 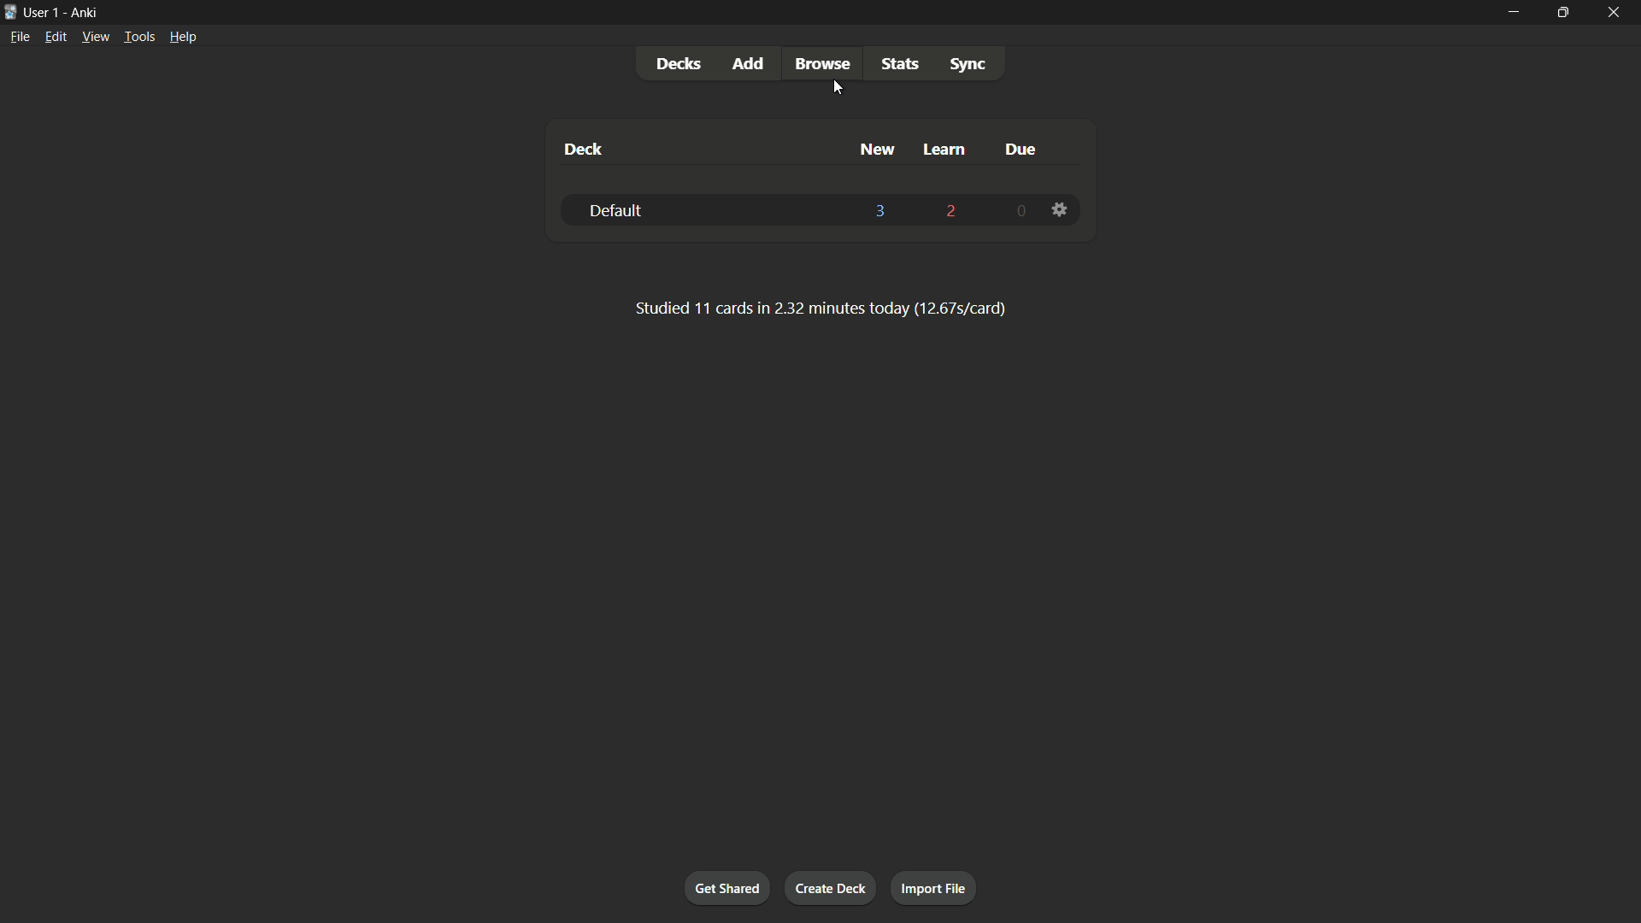 I want to click on deck, so click(x=584, y=149).